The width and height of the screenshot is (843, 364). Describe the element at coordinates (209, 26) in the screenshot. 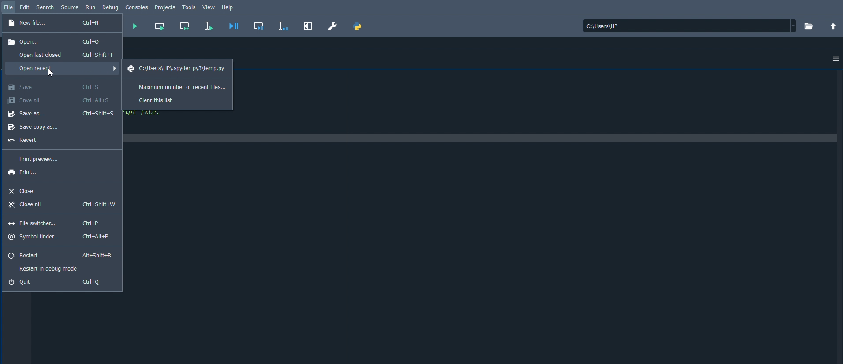

I see `Run selection or current line` at that location.